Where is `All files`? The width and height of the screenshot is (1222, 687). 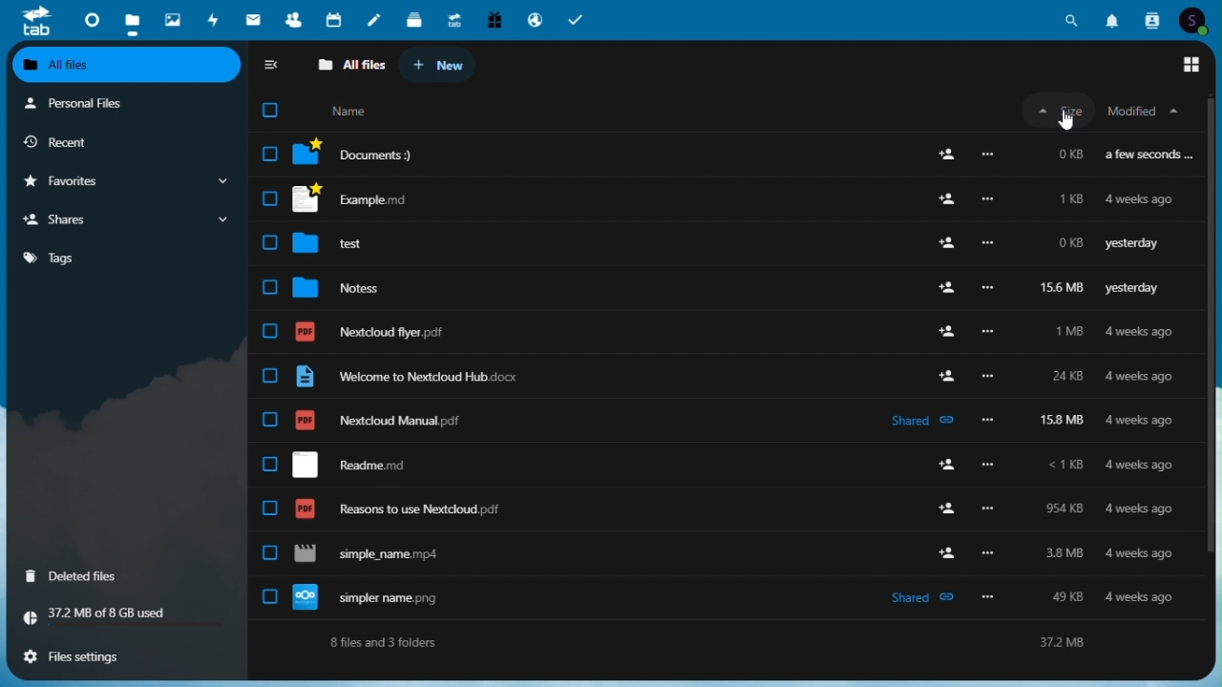 All files is located at coordinates (350, 64).